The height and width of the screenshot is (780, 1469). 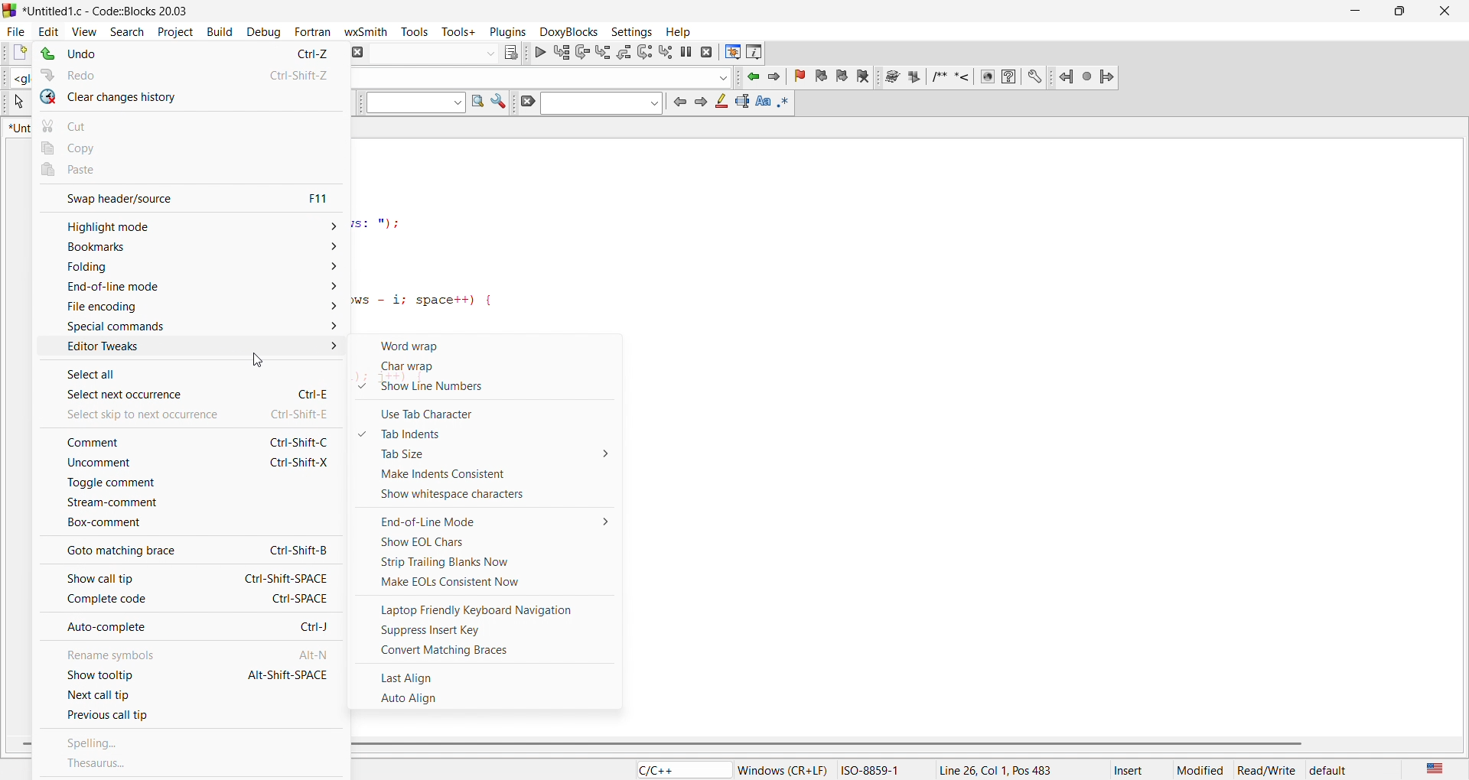 I want to click on show eol charts, so click(x=490, y=543).